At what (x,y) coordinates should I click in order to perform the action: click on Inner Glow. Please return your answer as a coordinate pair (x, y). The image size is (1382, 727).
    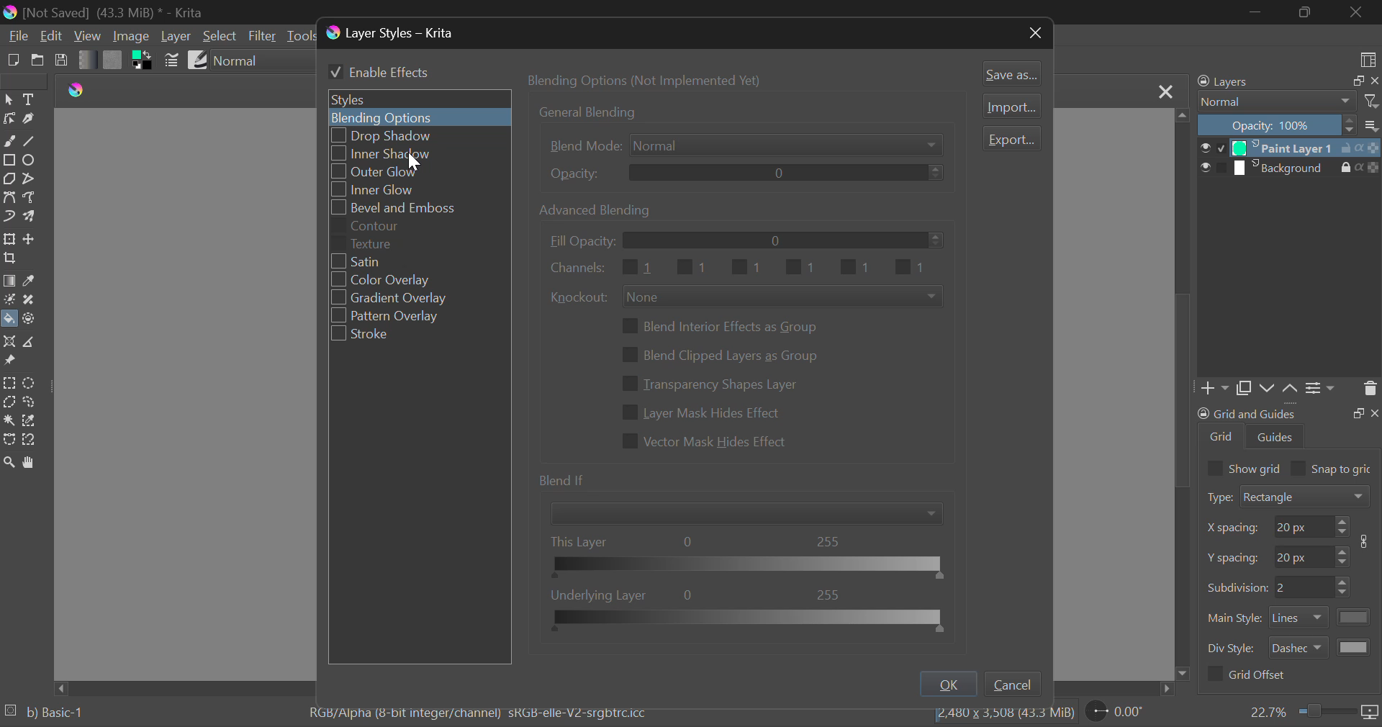
    Looking at the image, I should click on (414, 191).